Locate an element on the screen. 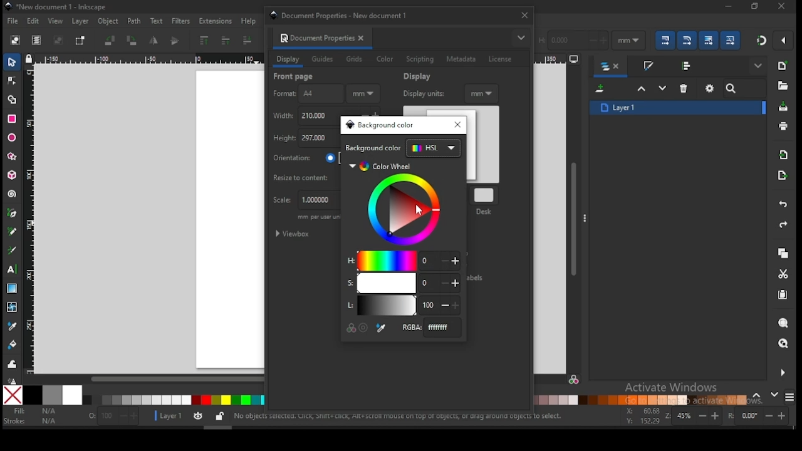 This screenshot has width=802, height=451. view is located at coordinates (57, 21).